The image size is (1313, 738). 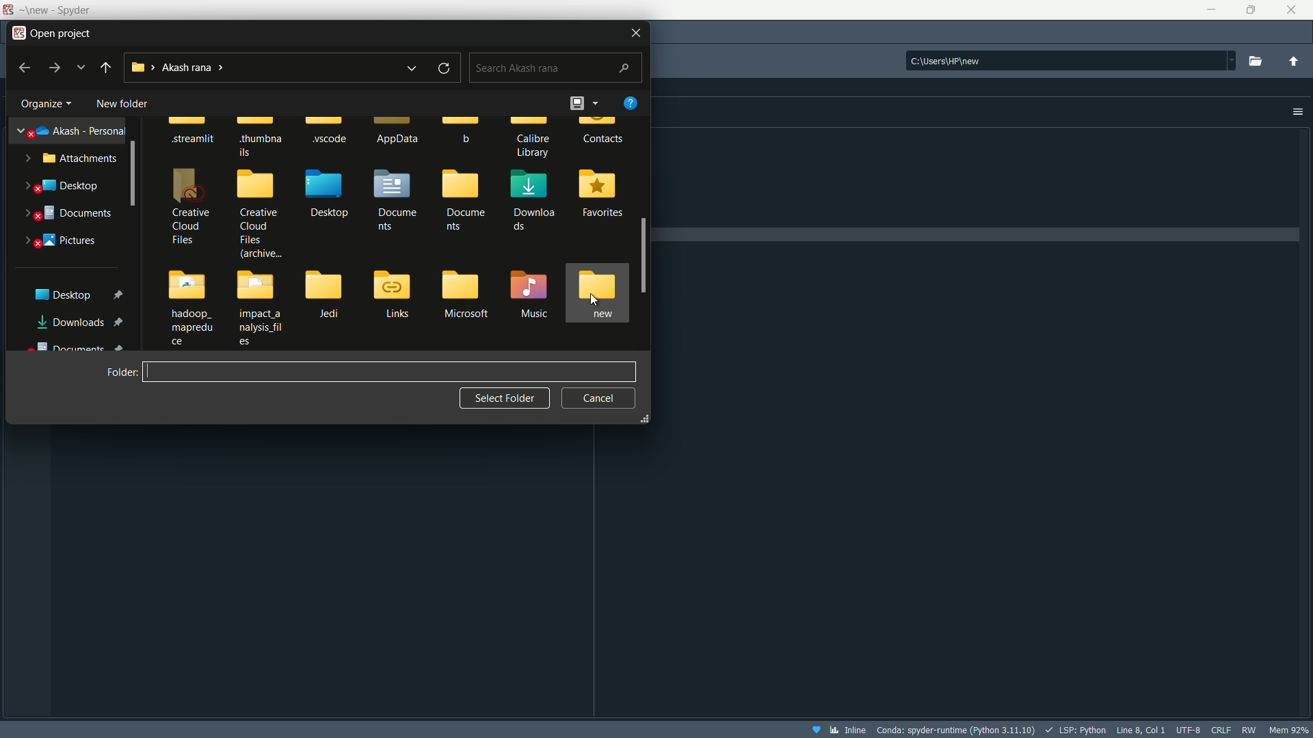 What do you see at coordinates (76, 294) in the screenshot?
I see `desktop` at bounding box center [76, 294].